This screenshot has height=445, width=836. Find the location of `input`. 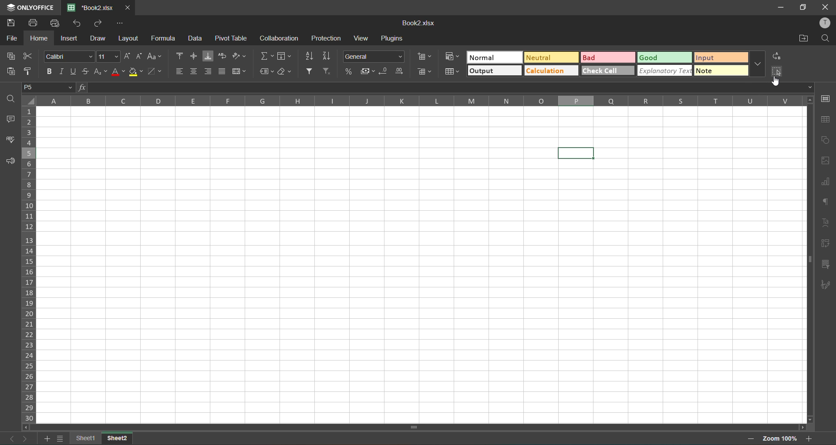

input is located at coordinates (719, 57).